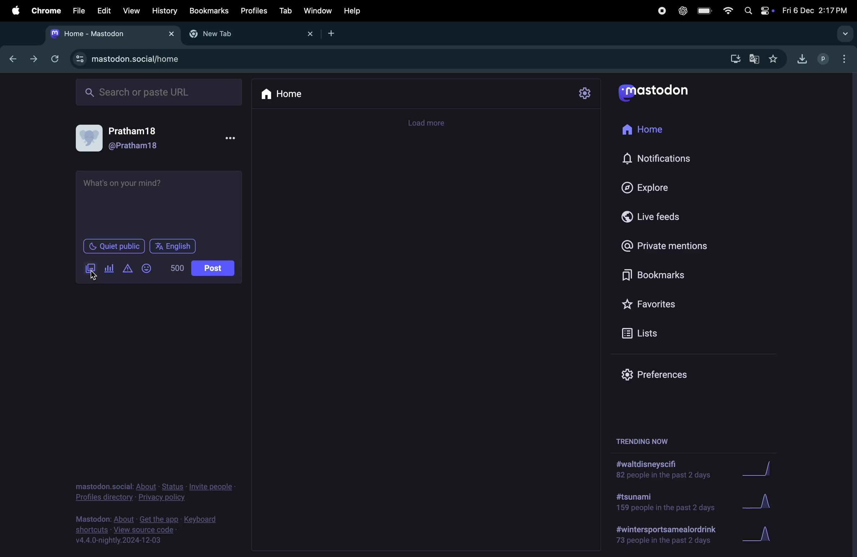  Describe the element at coordinates (815, 10) in the screenshot. I see `date and time` at that location.